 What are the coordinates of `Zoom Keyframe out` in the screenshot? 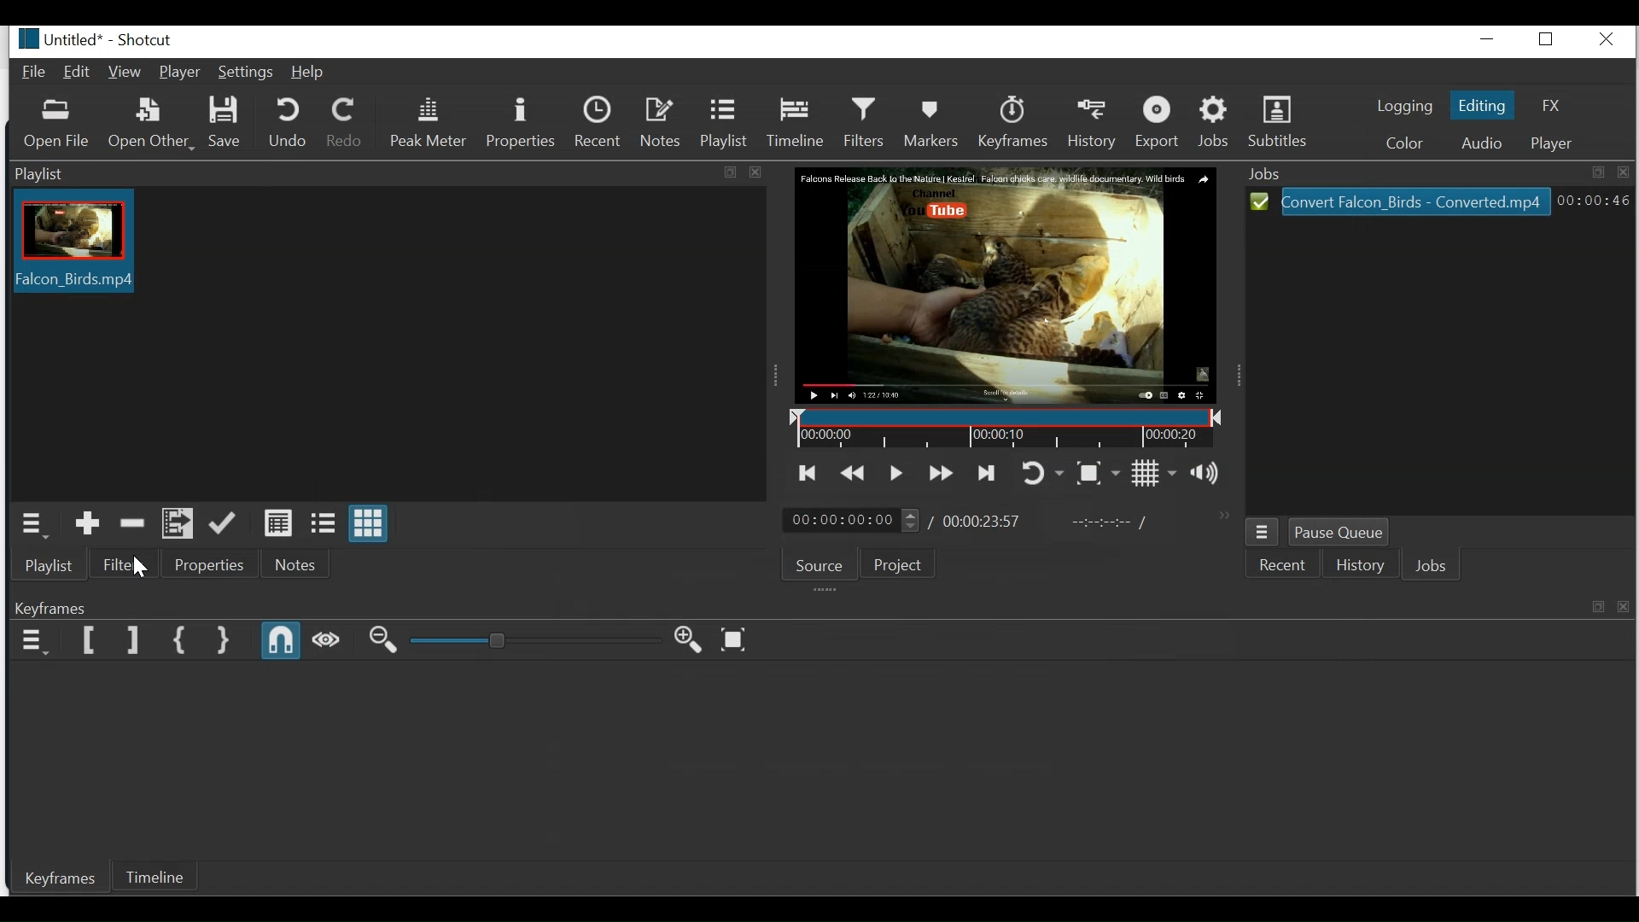 It's located at (381, 641).